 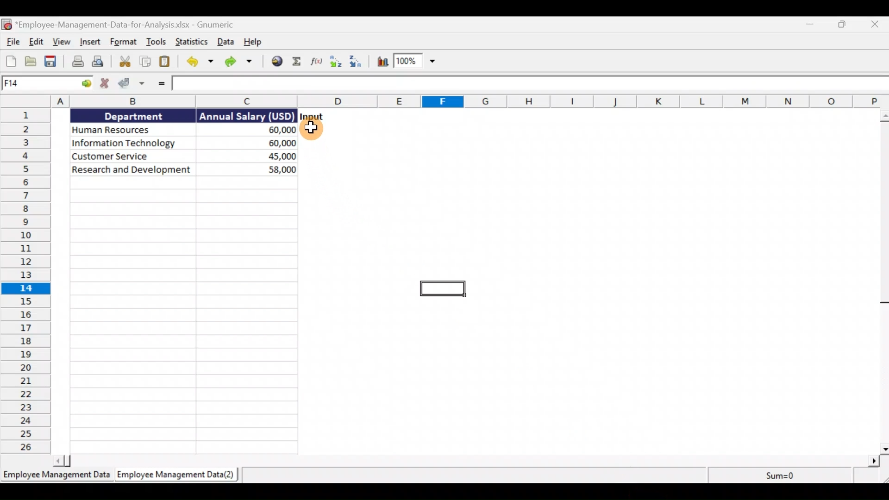 I want to click on Formula bar, so click(x=528, y=84).